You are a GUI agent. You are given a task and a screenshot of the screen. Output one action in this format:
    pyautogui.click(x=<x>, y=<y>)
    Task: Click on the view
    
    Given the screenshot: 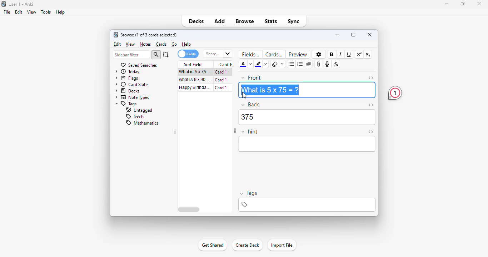 What is the action you would take?
    pyautogui.click(x=32, y=12)
    